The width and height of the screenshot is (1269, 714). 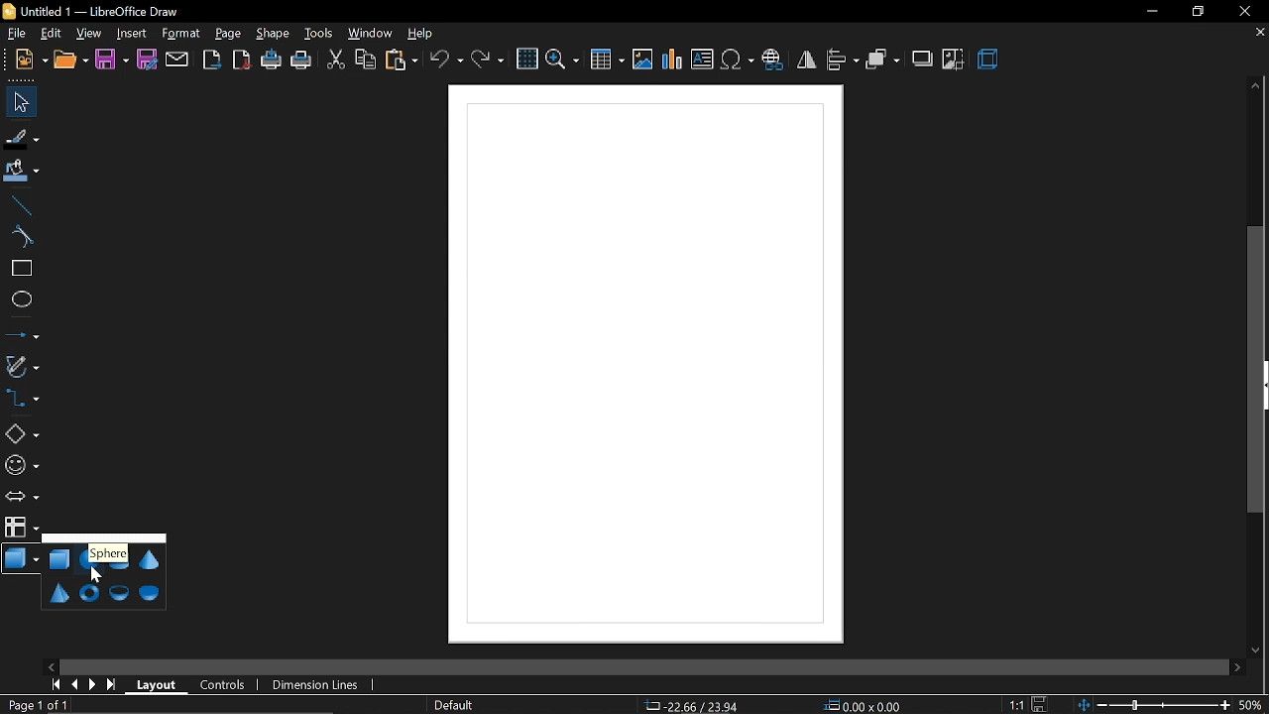 I want to click on 0.00x0.00, so click(x=866, y=706).